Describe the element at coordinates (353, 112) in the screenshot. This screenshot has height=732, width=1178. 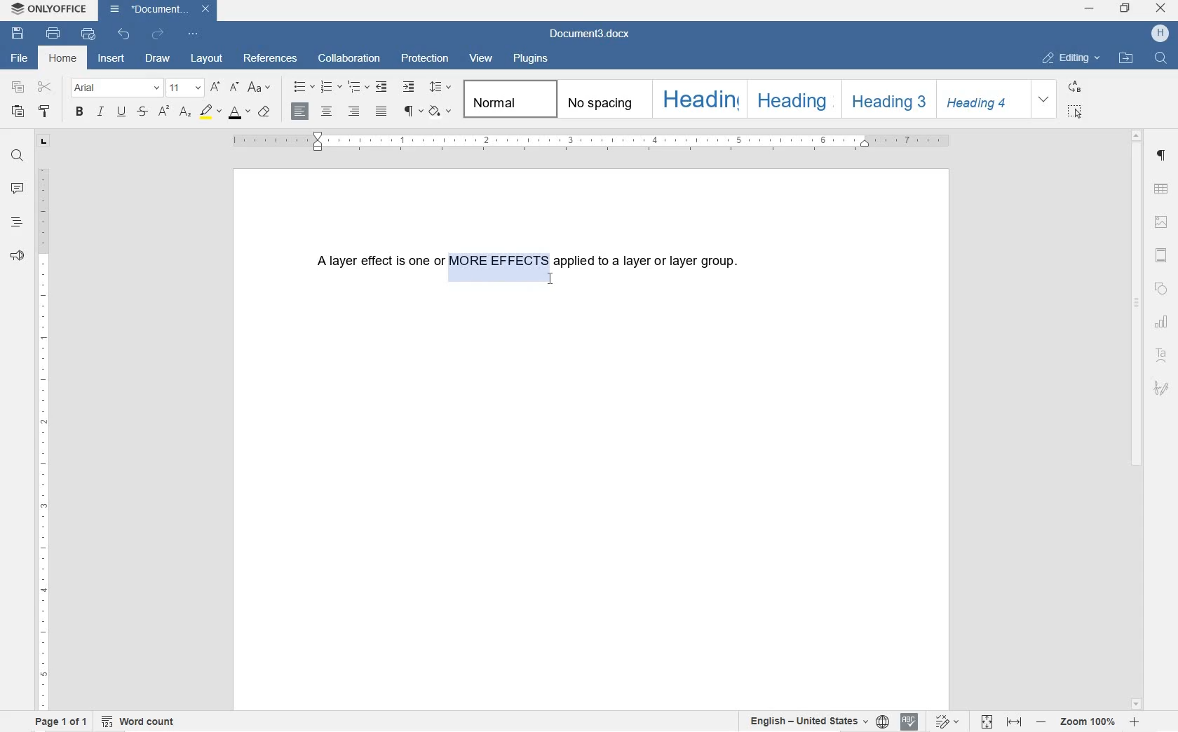
I see `ALIGN RIGHT` at that location.